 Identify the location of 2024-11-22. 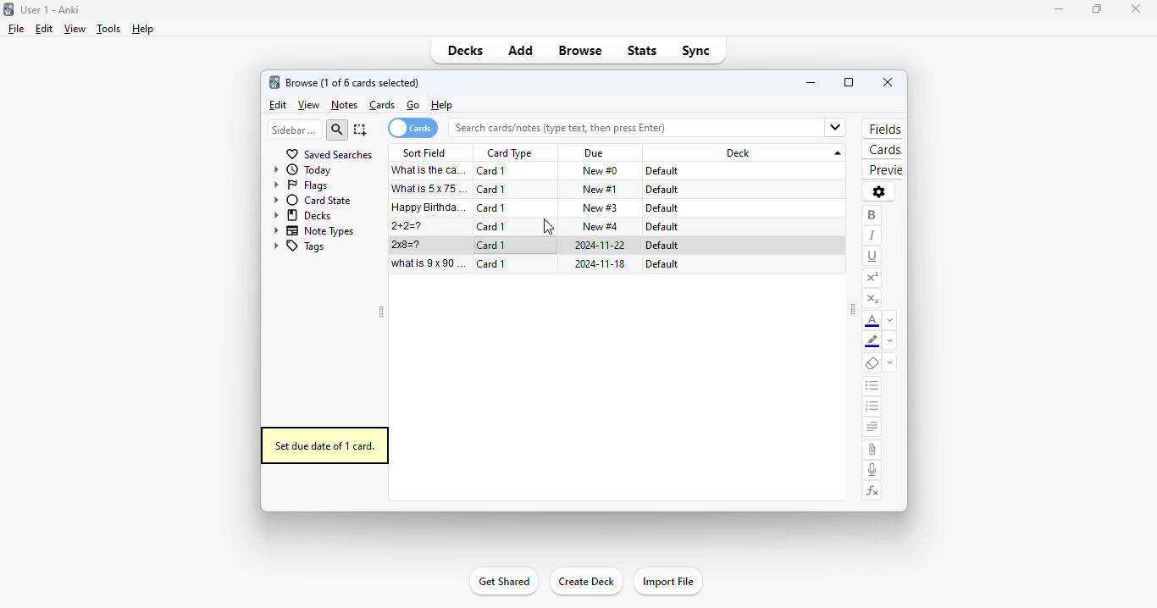
(601, 245).